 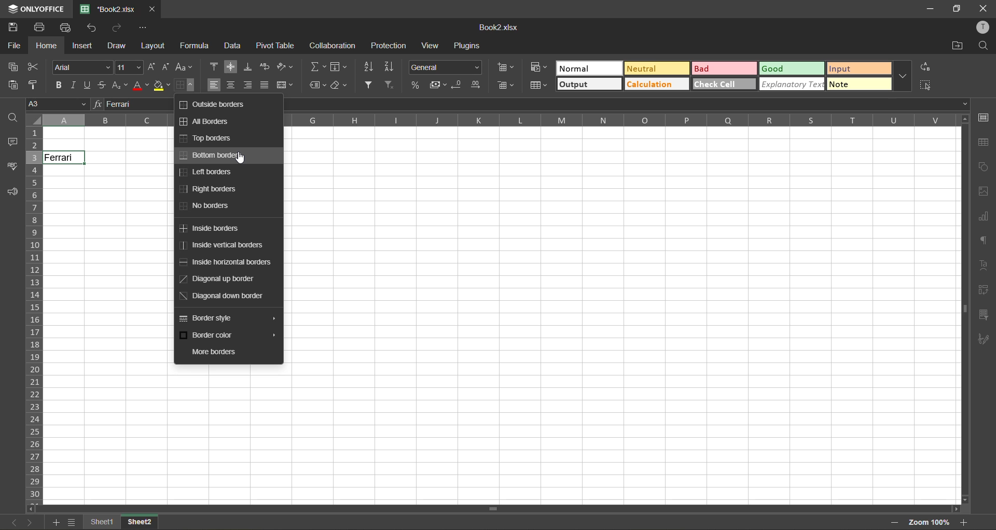 I want to click on align center, so click(x=231, y=85).